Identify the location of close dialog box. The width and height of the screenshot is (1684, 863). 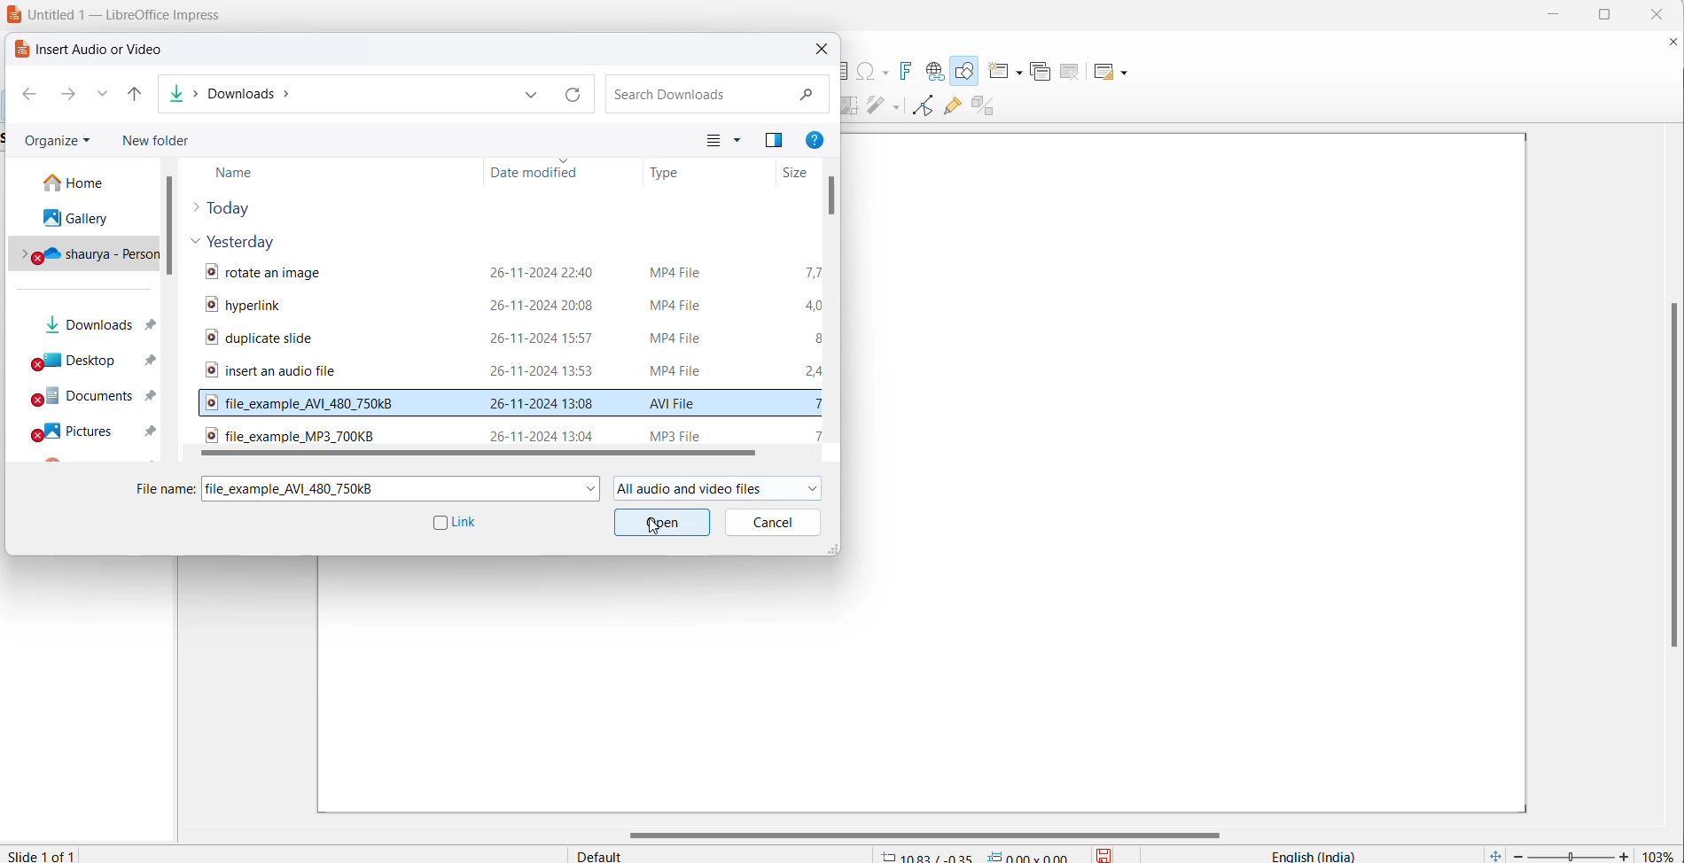
(821, 50).